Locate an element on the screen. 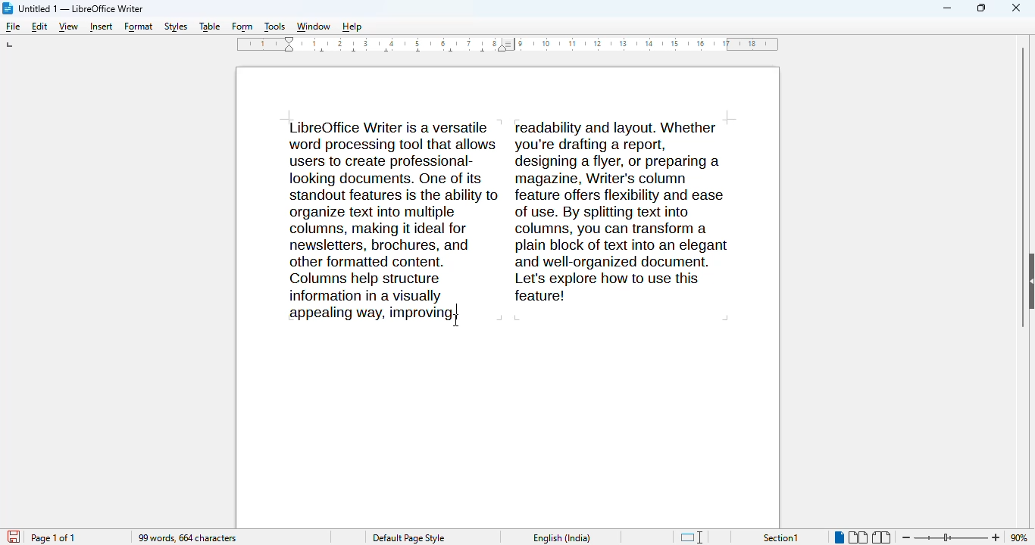 The image size is (1035, 545). cursor is located at coordinates (455, 320).